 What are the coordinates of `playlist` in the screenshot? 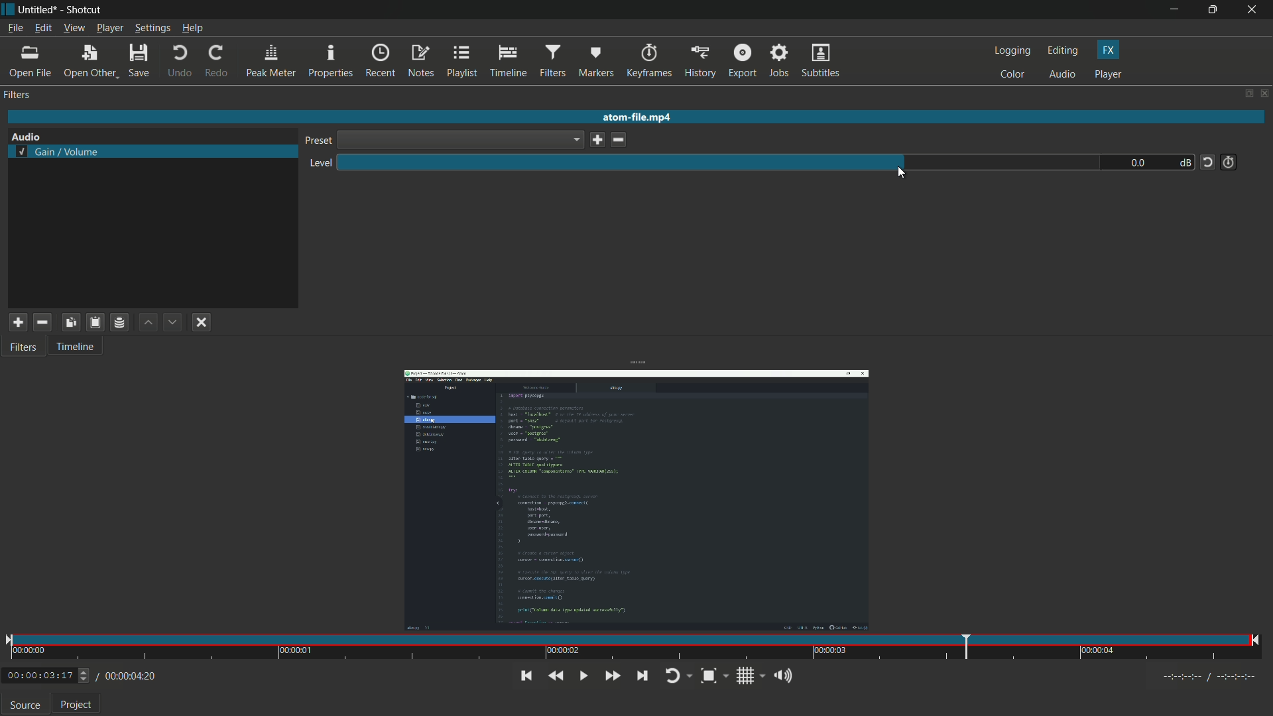 It's located at (462, 61).